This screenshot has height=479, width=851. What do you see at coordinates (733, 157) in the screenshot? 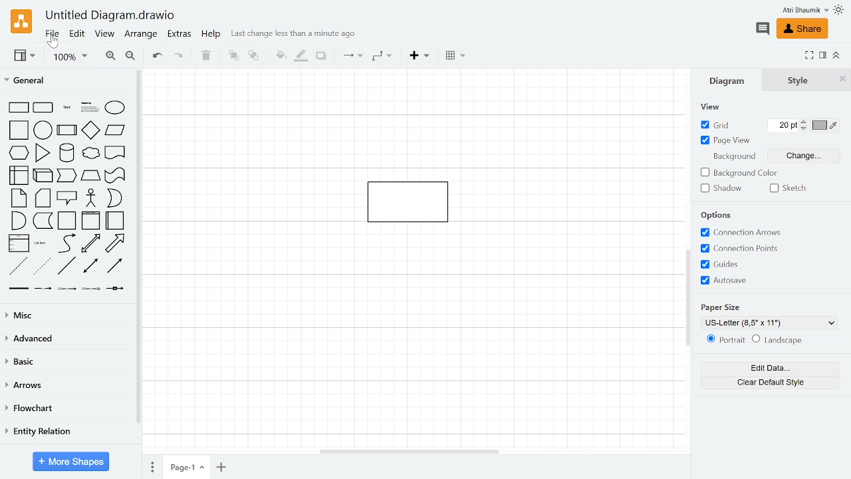
I see `Background` at bounding box center [733, 157].